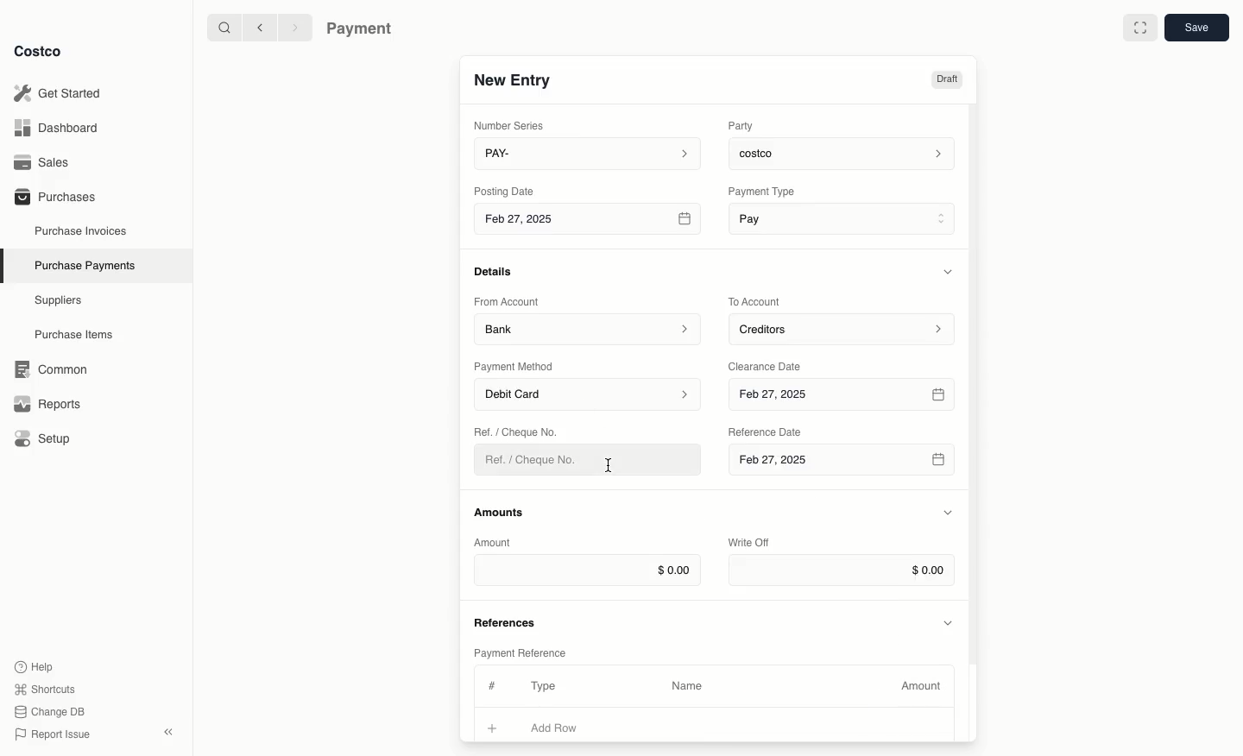 The height and width of the screenshot is (756, 1243). What do you see at coordinates (842, 570) in the screenshot?
I see `$0.00` at bounding box center [842, 570].